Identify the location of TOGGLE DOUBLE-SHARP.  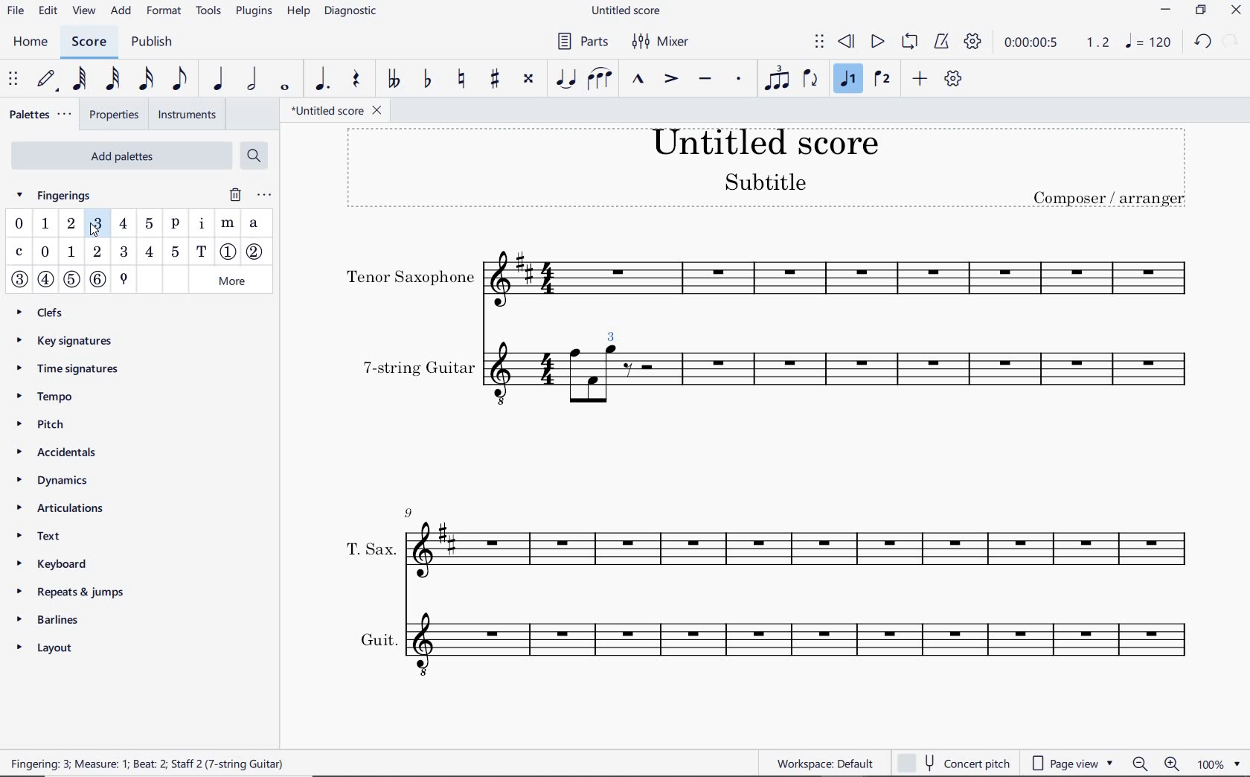
(530, 78).